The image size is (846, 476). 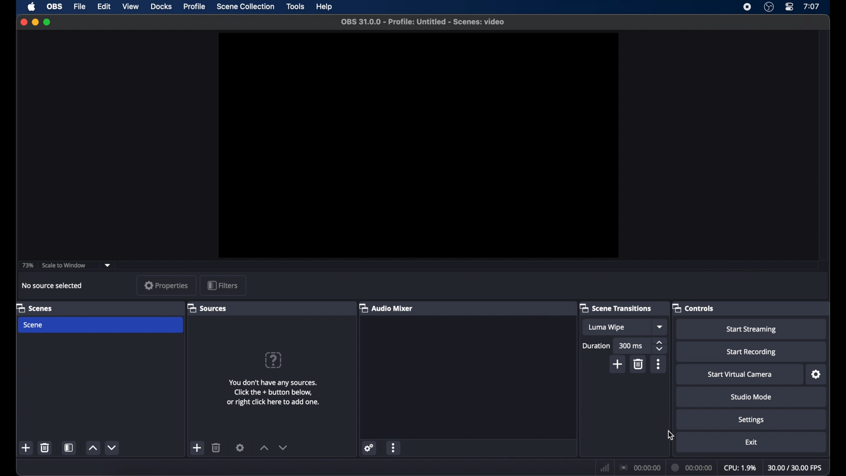 What do you see at coordinates (104, 6) in the screenshot?
I see `edit` at bounding box center [104, 6].